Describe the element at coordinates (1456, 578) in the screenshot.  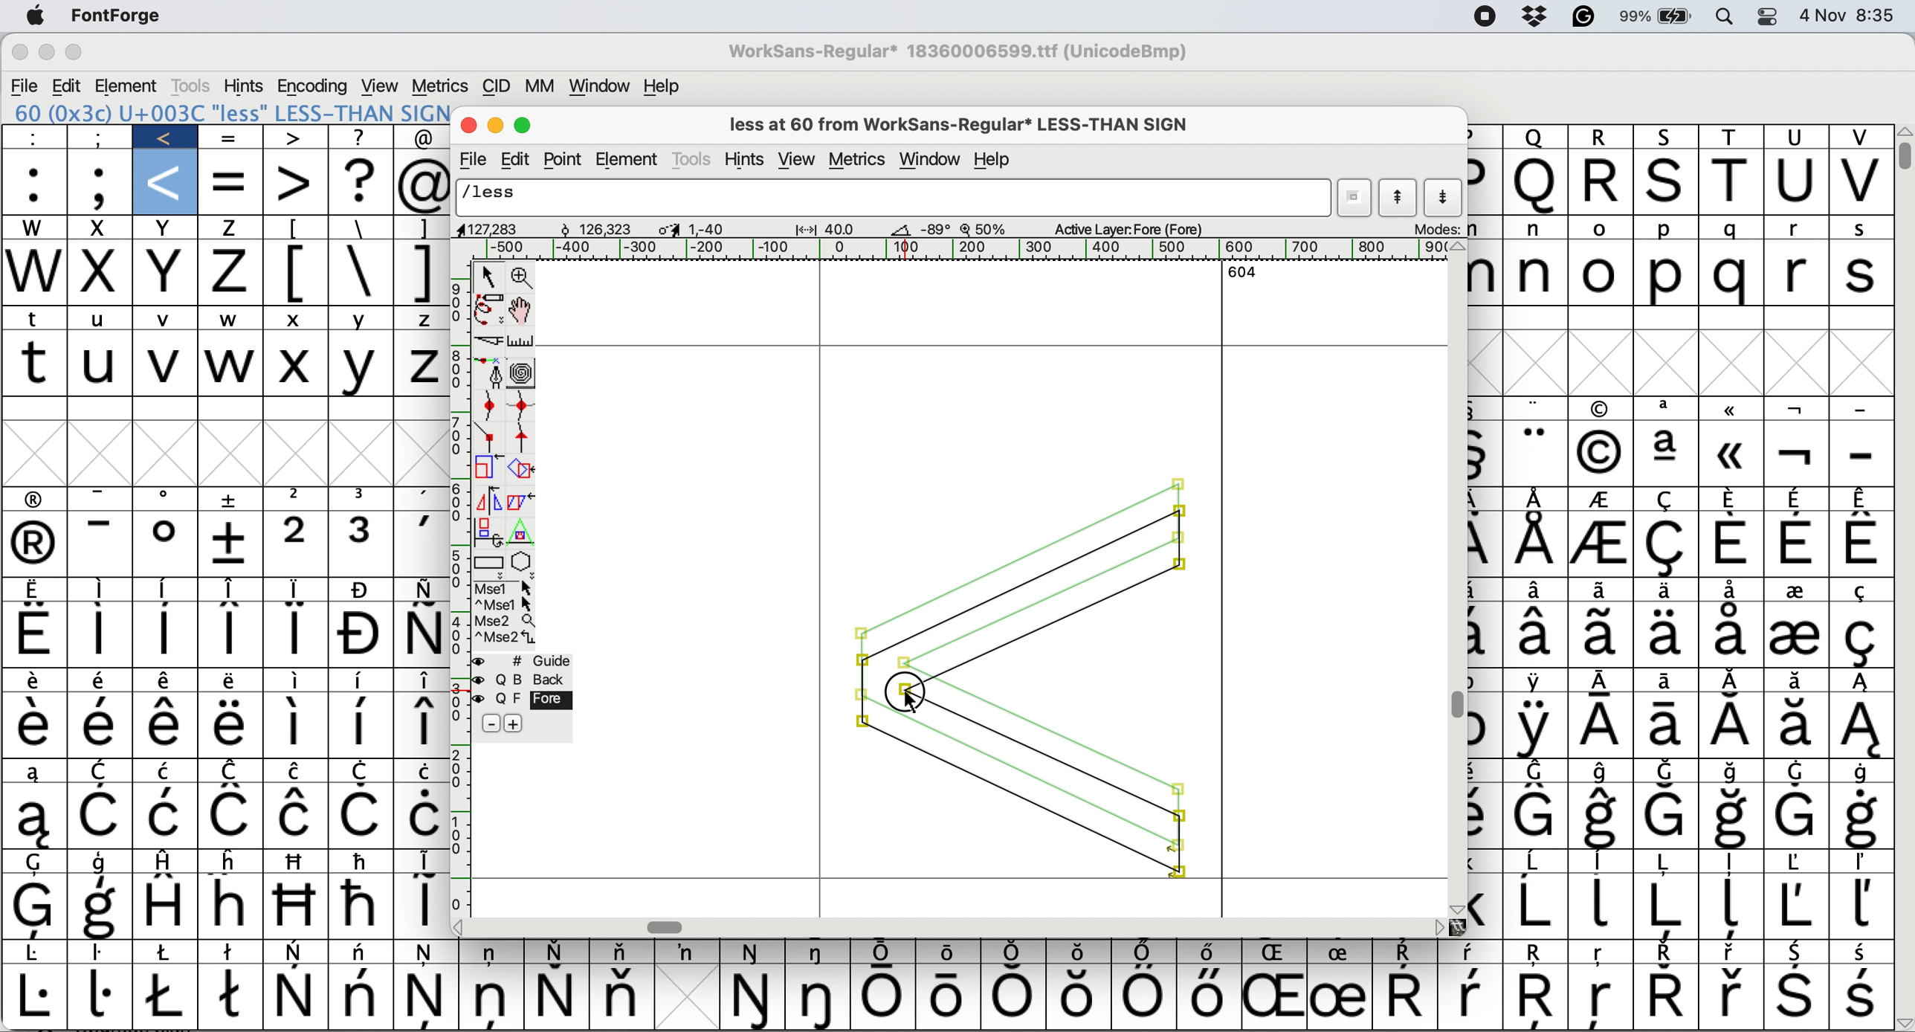
I see `vertical scroll bar` at that location.